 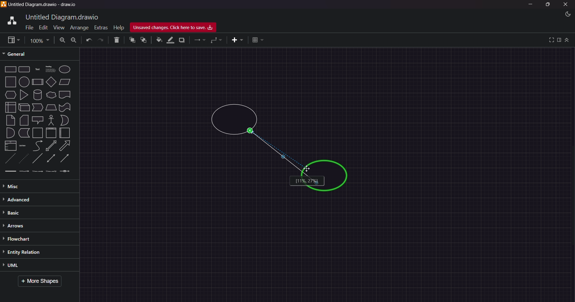 What do you see at coordinates (217, 41) in the screenshot?
I see `waypoints` at bounding box center [217, 41].